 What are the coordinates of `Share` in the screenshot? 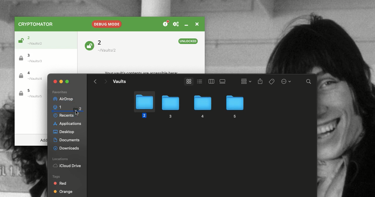 It's located at (260, 82).